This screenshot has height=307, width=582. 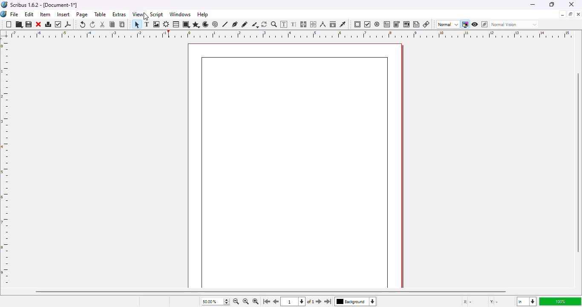 I want to click on item, so click(x=46, y=14).